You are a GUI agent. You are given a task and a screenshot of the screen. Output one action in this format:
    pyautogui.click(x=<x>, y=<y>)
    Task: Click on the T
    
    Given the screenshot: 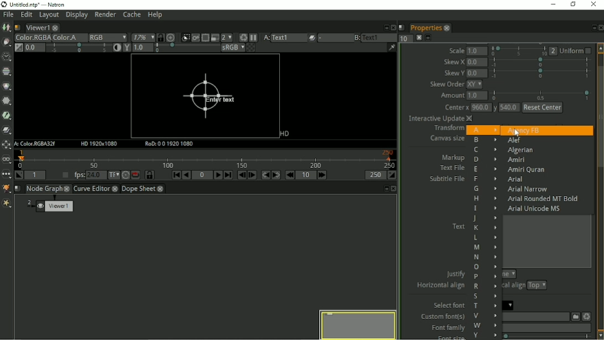 What is the action you would take?
    pyautogui.click(x=485, y=307)
    